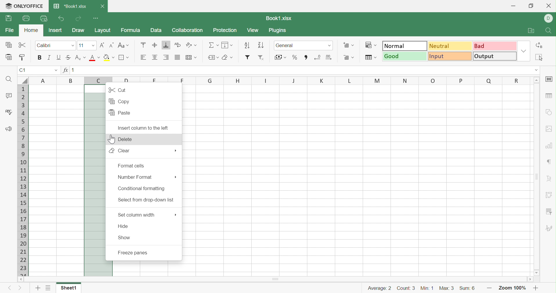 The image size is (556, 293). Describe the element at coordinates (175, 151) in the screenshot. I see `More` at that location.